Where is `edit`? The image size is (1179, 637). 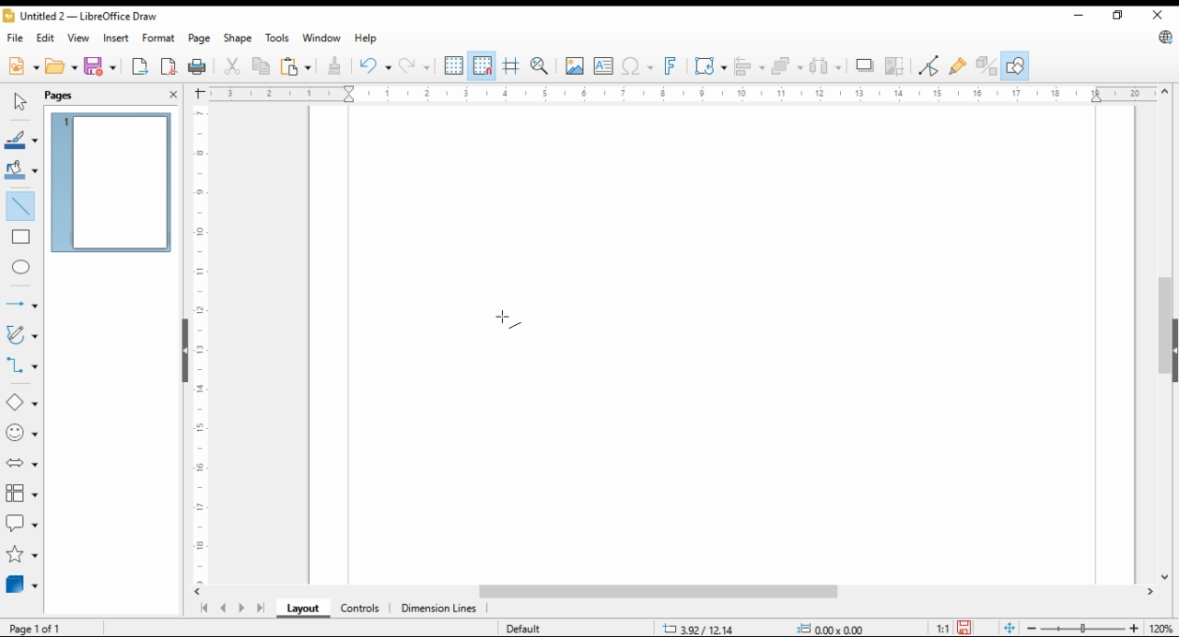
edit is located at coordinates (44, 36).